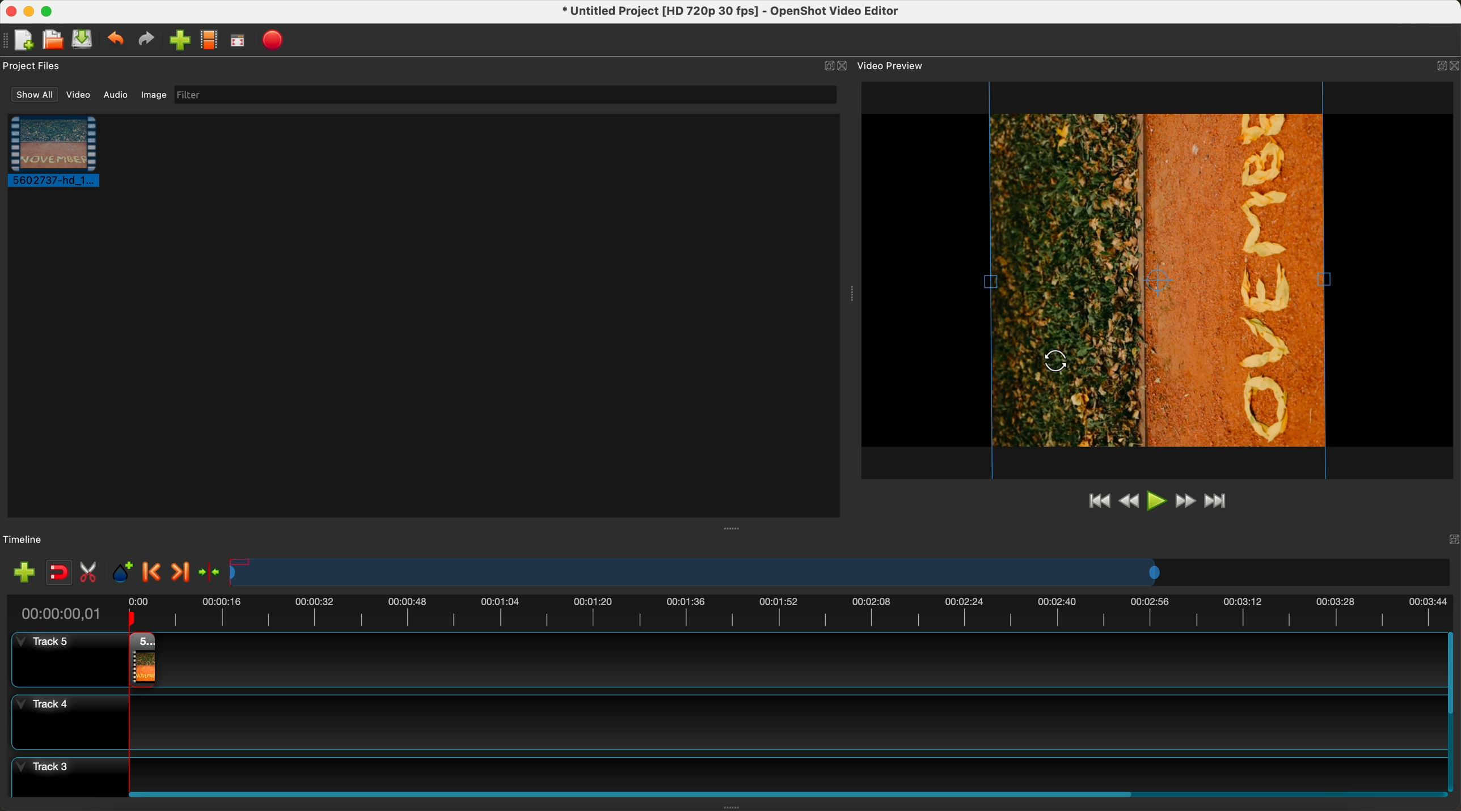 The image size is (1461, 811). What do you see at coordinates (216, 572) in the screenshot?
I see `center the timeline on the playhead` at bounding box center [216, 572].